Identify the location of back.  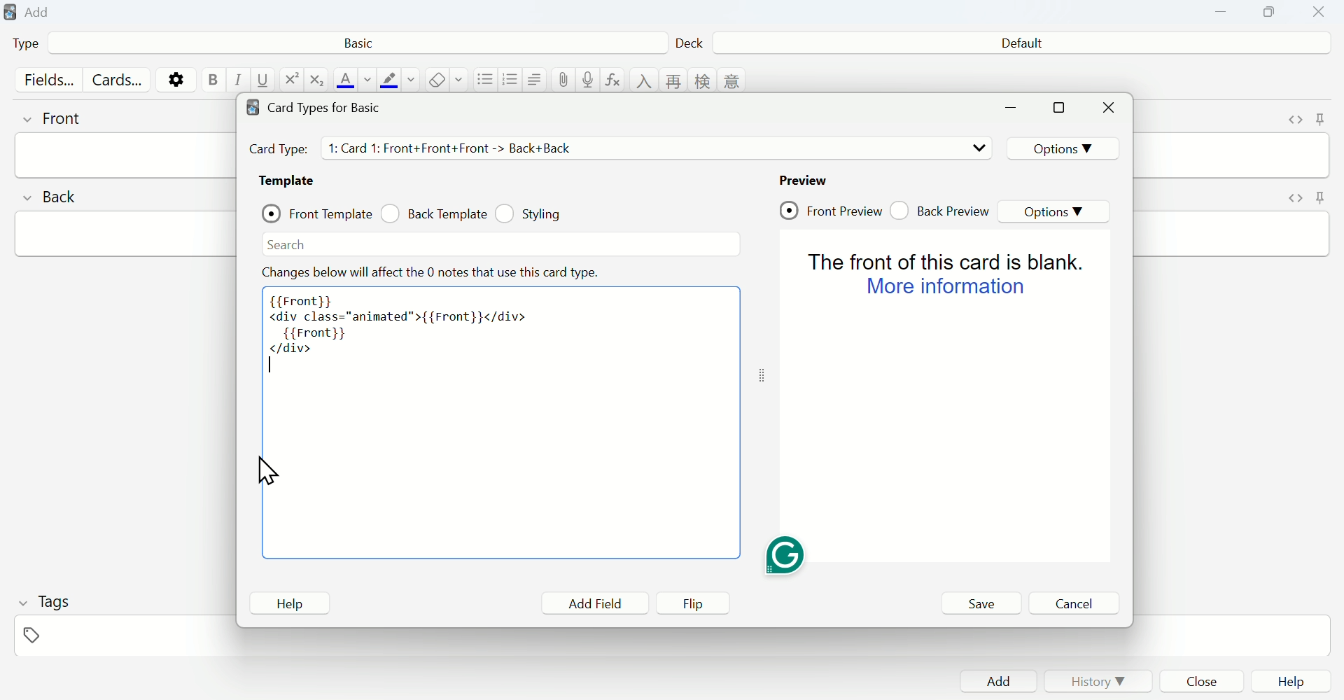
(57, 196).